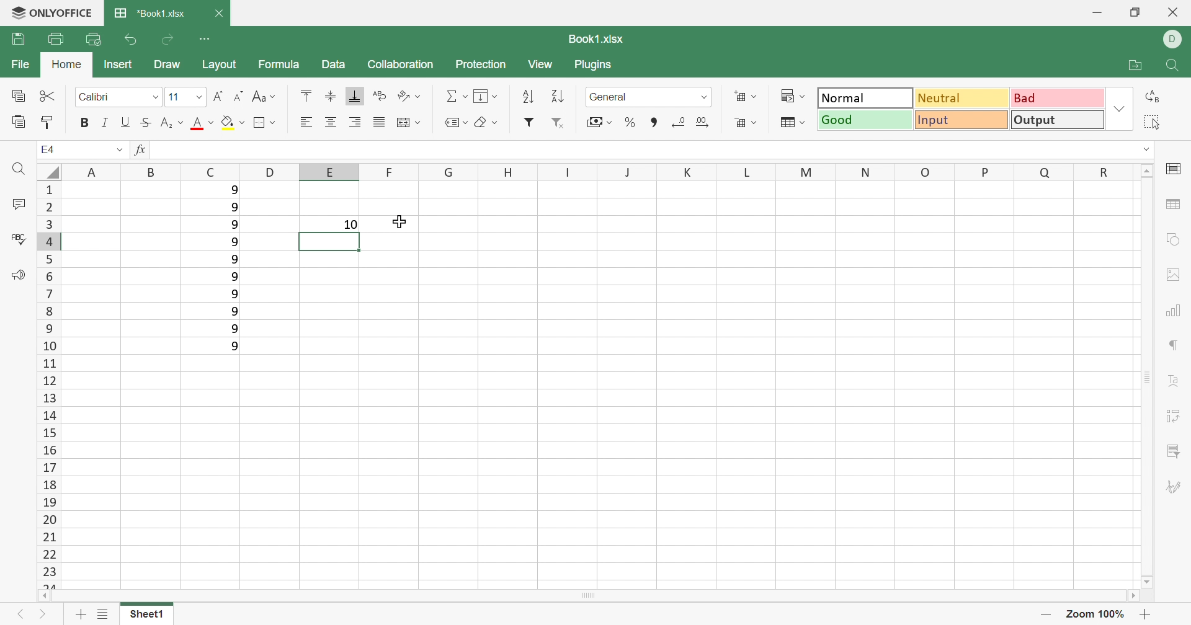 The image size is (1191, 625). Describe the element at coordinates (960, 120) in the screenshot. I see `Input` at that location.